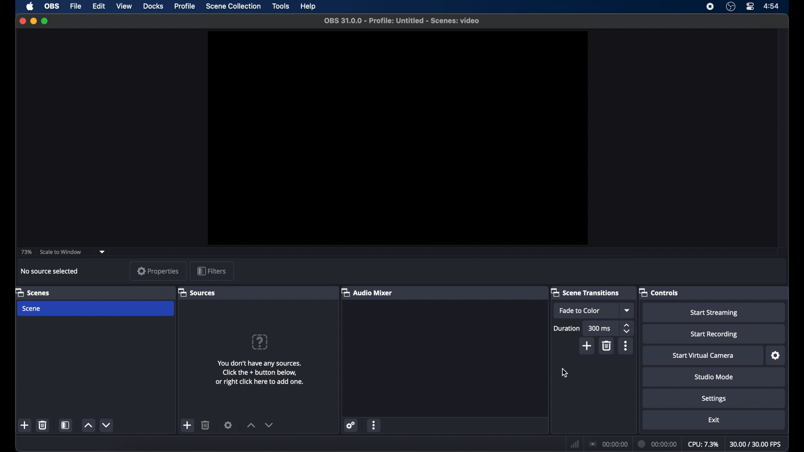 Image resolution: width=804 pixels, height=452 pixels. What do you see at coordinates (714, 313) in the screenshot?
I see `start streaming` at bounding box center [714, 313].